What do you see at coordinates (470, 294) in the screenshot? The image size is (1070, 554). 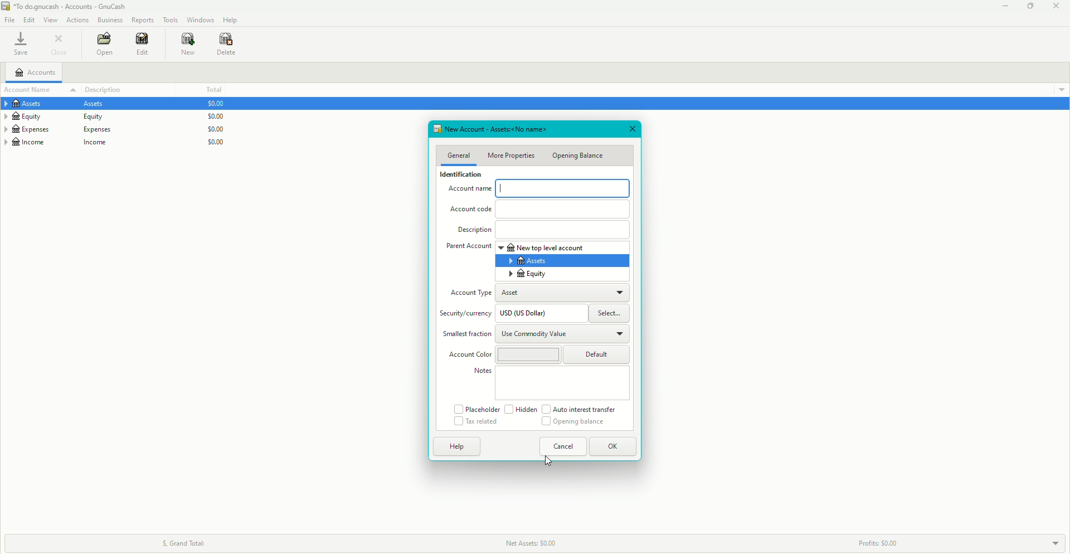 I see `Account type` at bounding box center [470, 294].